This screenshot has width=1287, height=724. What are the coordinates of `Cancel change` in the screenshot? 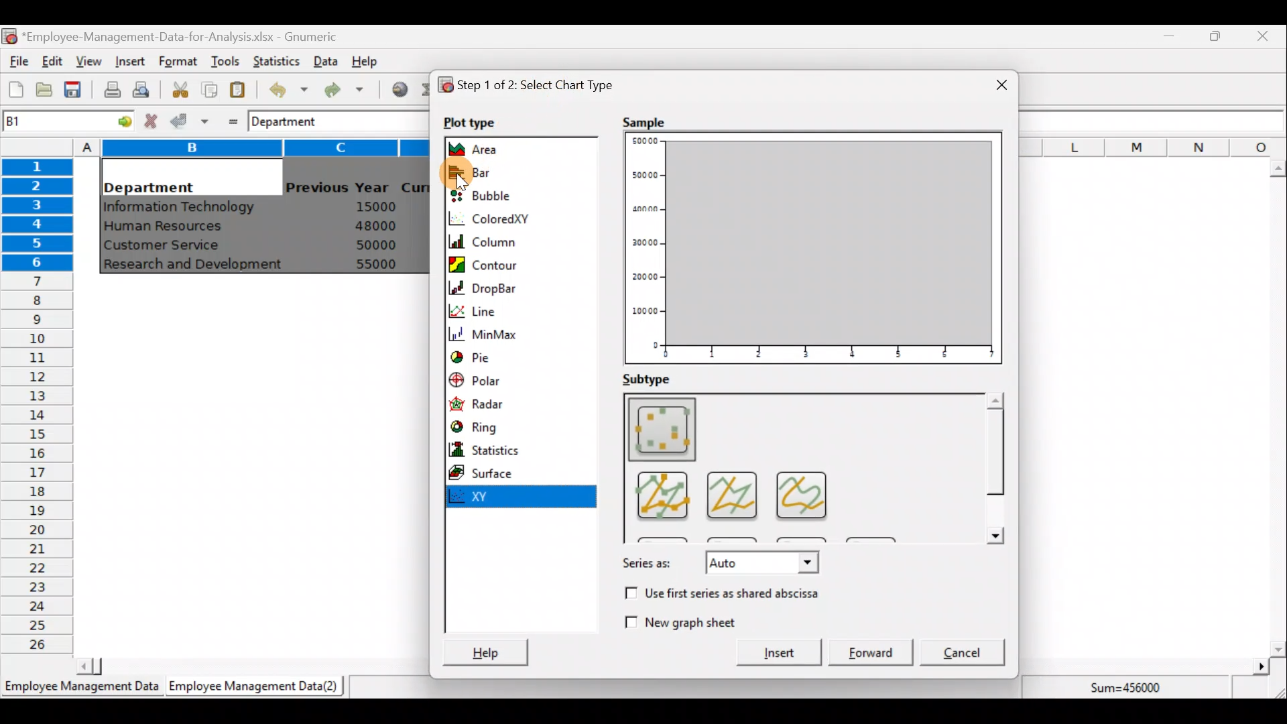 It's located at (153, 121).